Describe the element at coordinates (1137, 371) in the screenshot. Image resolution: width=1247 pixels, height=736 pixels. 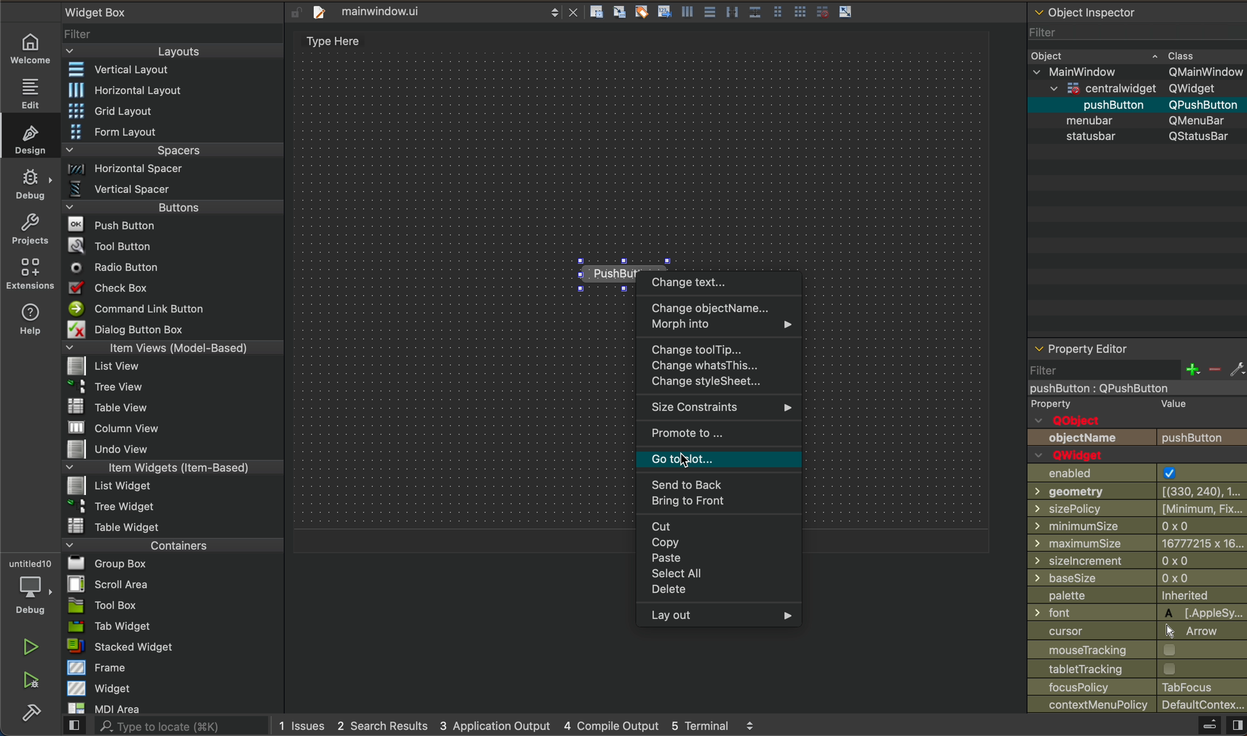
I see `filter section` at that location.